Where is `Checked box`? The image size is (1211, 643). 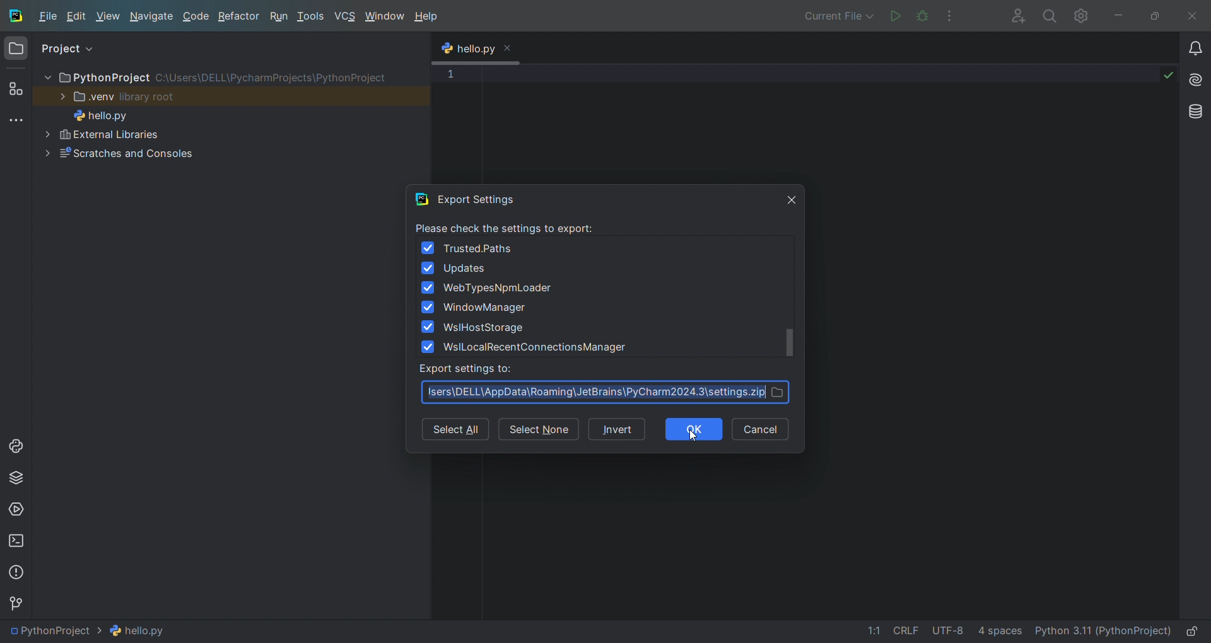
Checked box is located at coordinates (427, 327).